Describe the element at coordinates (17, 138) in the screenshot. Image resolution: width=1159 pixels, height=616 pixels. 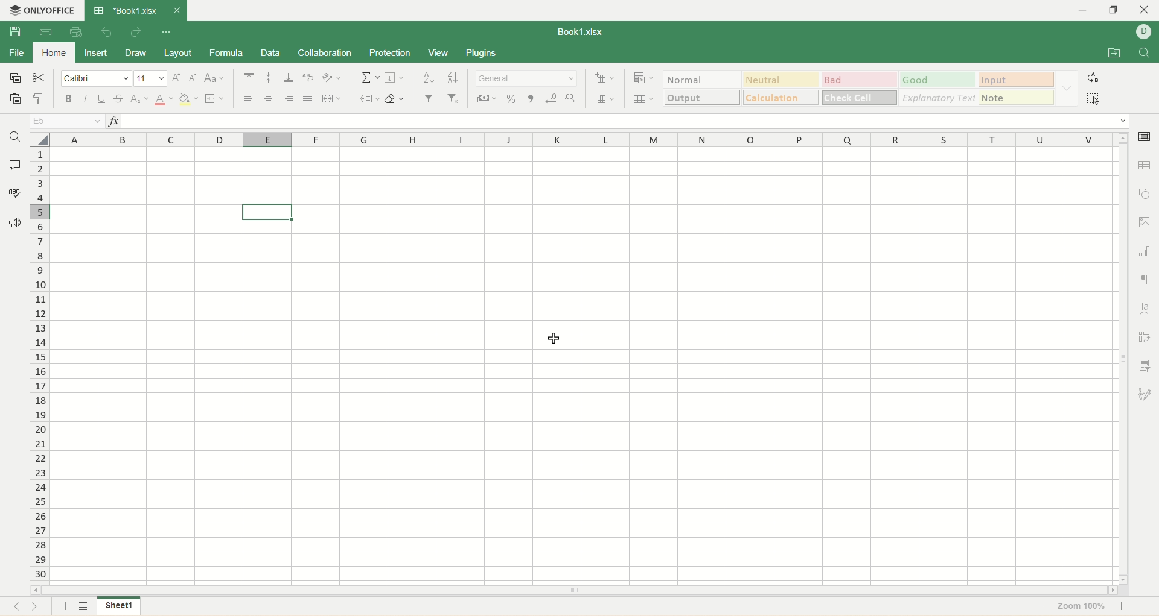
I see `find` at that location.